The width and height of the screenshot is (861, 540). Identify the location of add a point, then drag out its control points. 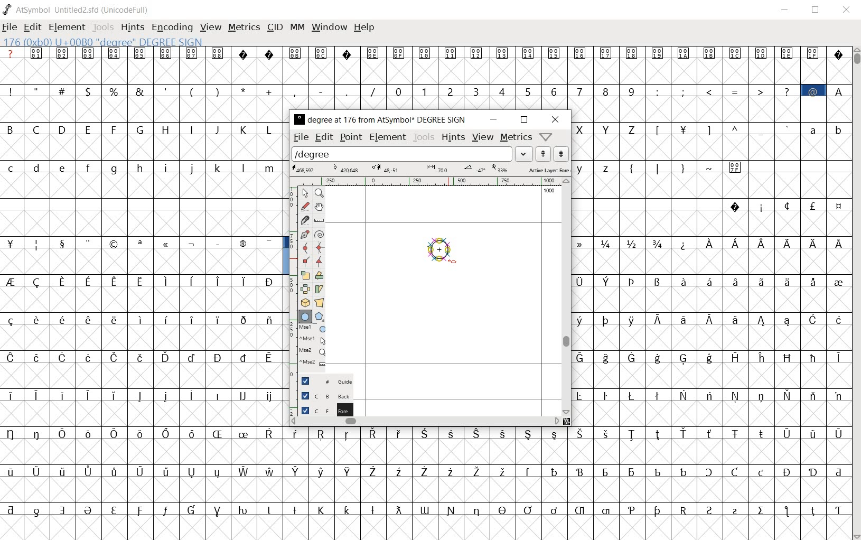
(303, 234).